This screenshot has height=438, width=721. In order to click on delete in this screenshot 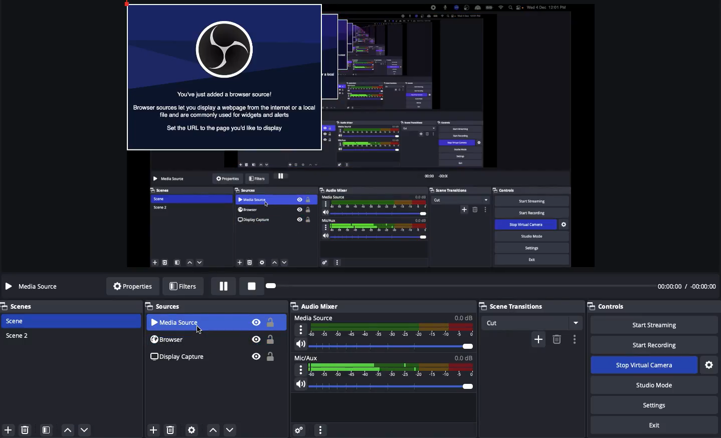, I will do `click(26, 430)`.